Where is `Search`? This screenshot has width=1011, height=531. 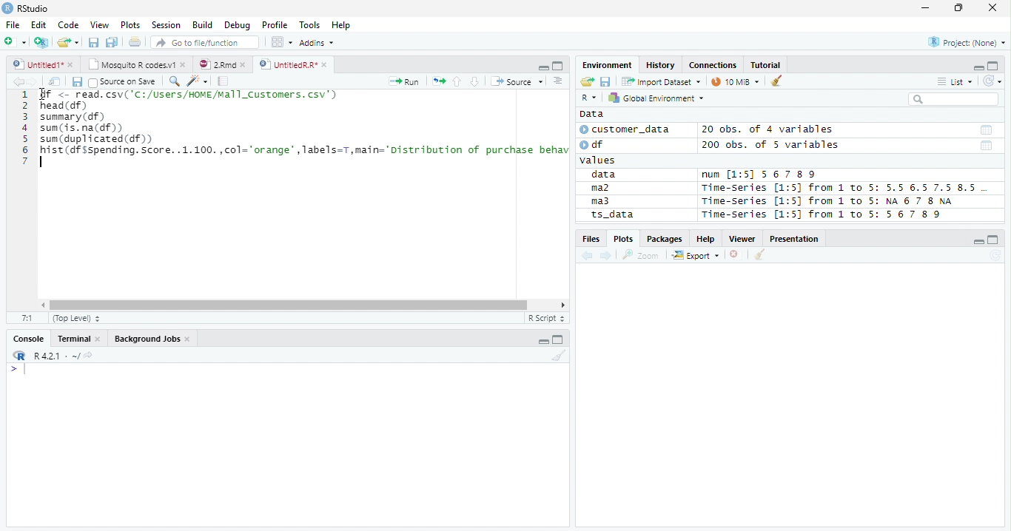
Search is located at coordinates (952, 99).